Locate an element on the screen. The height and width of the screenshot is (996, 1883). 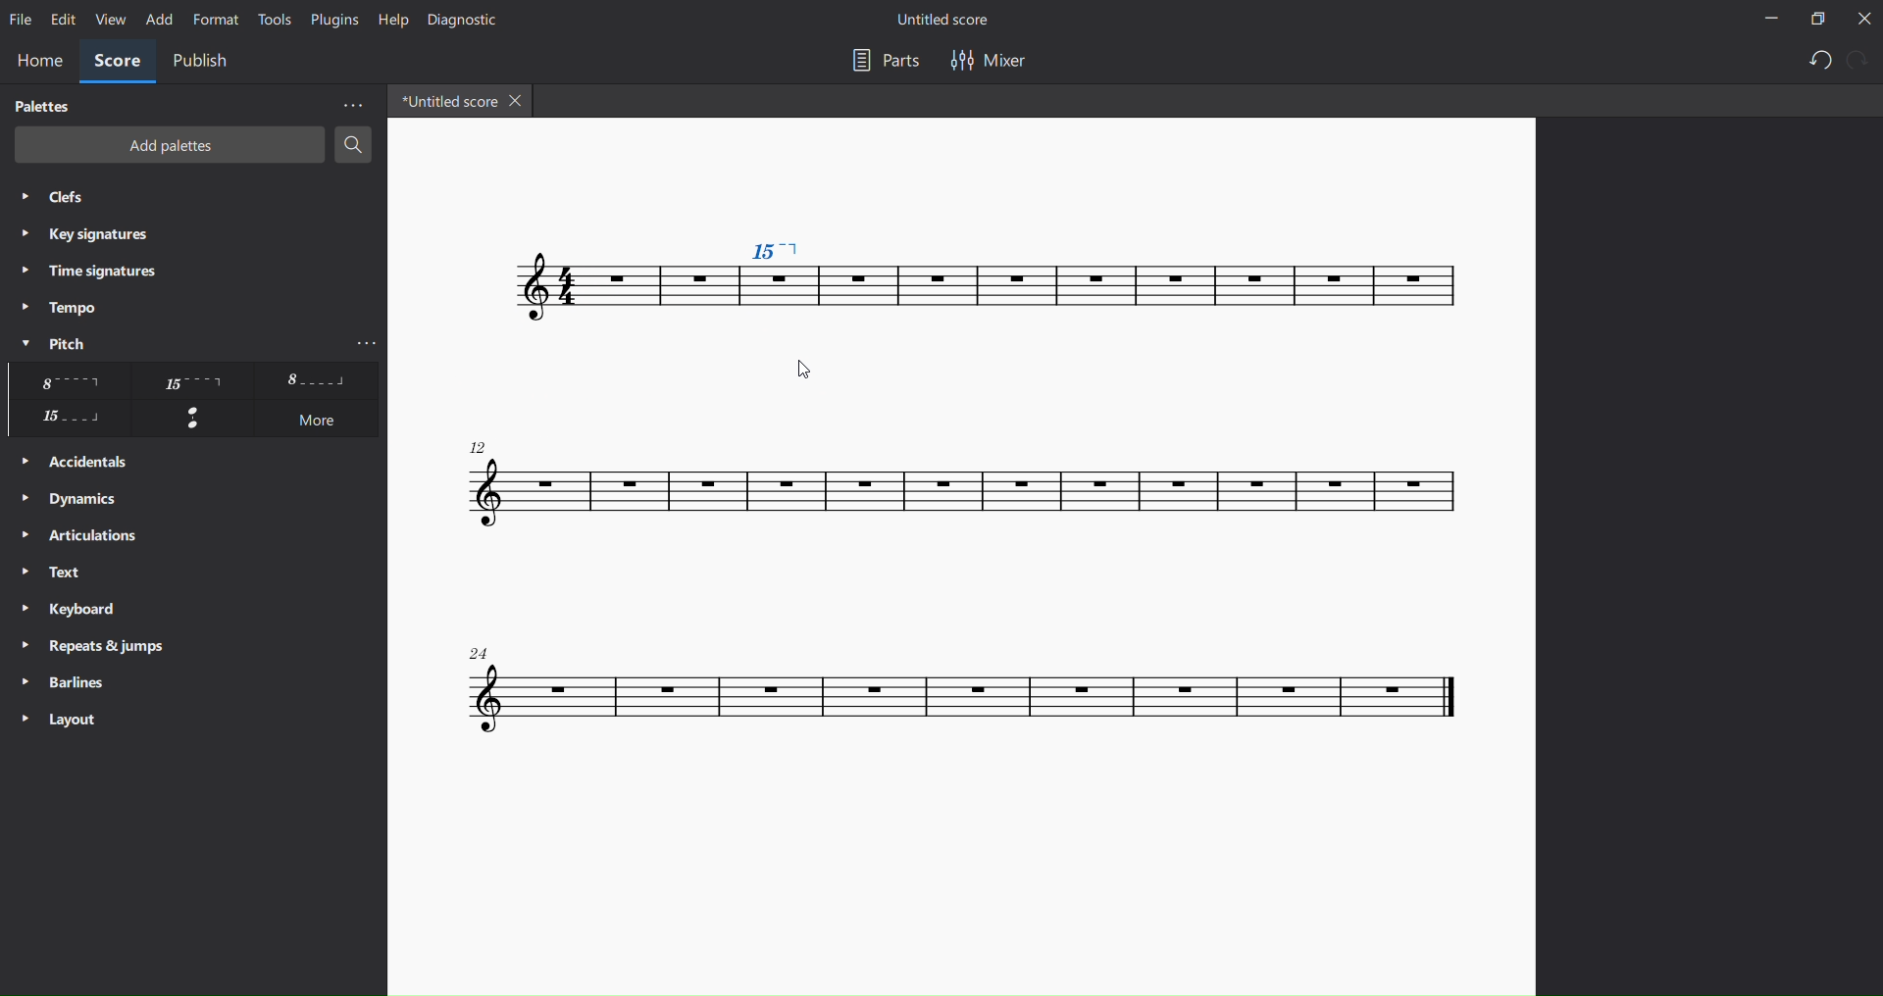
more pitch options is located at coordinates (368, 342).